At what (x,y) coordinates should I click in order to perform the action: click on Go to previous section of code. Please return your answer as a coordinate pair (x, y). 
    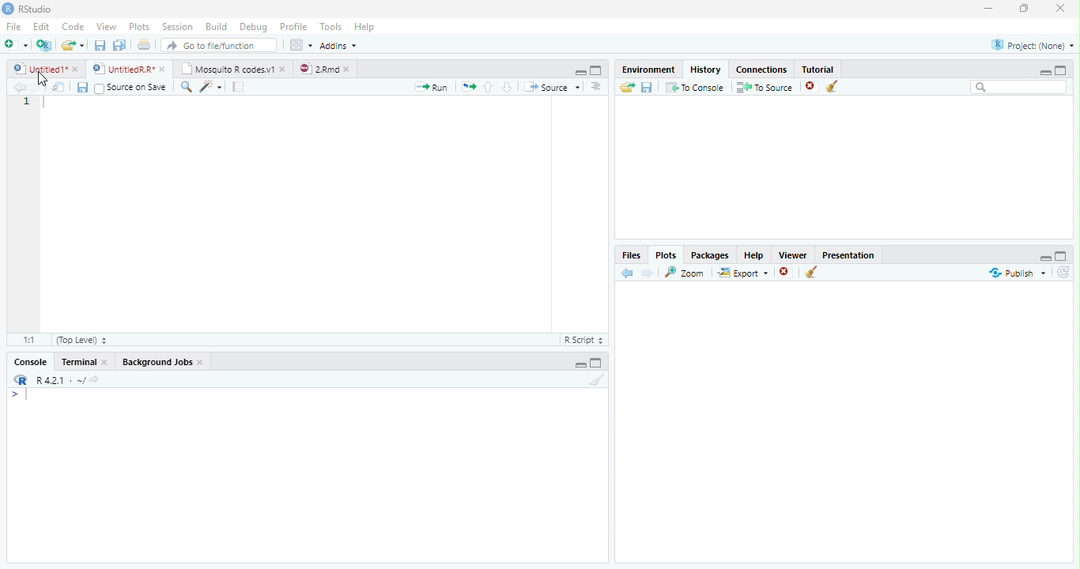
    Looking at the image, I should click on (489, 88).